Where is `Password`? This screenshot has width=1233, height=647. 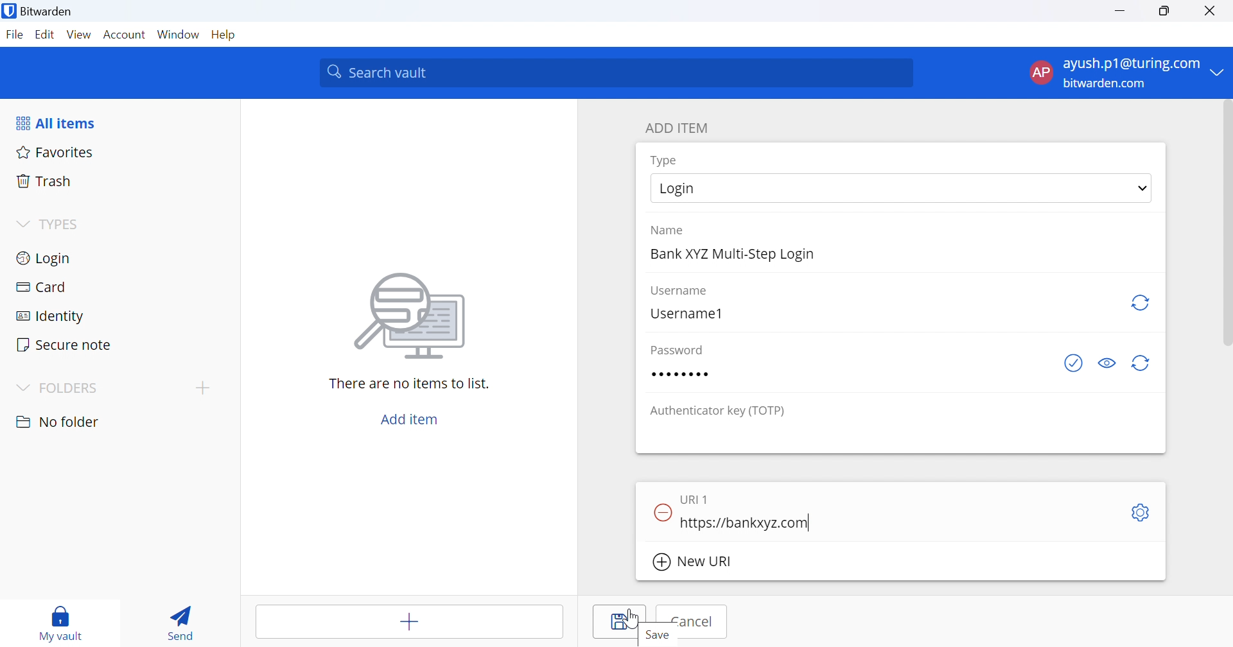
Password is located at coordinates (679, 375).